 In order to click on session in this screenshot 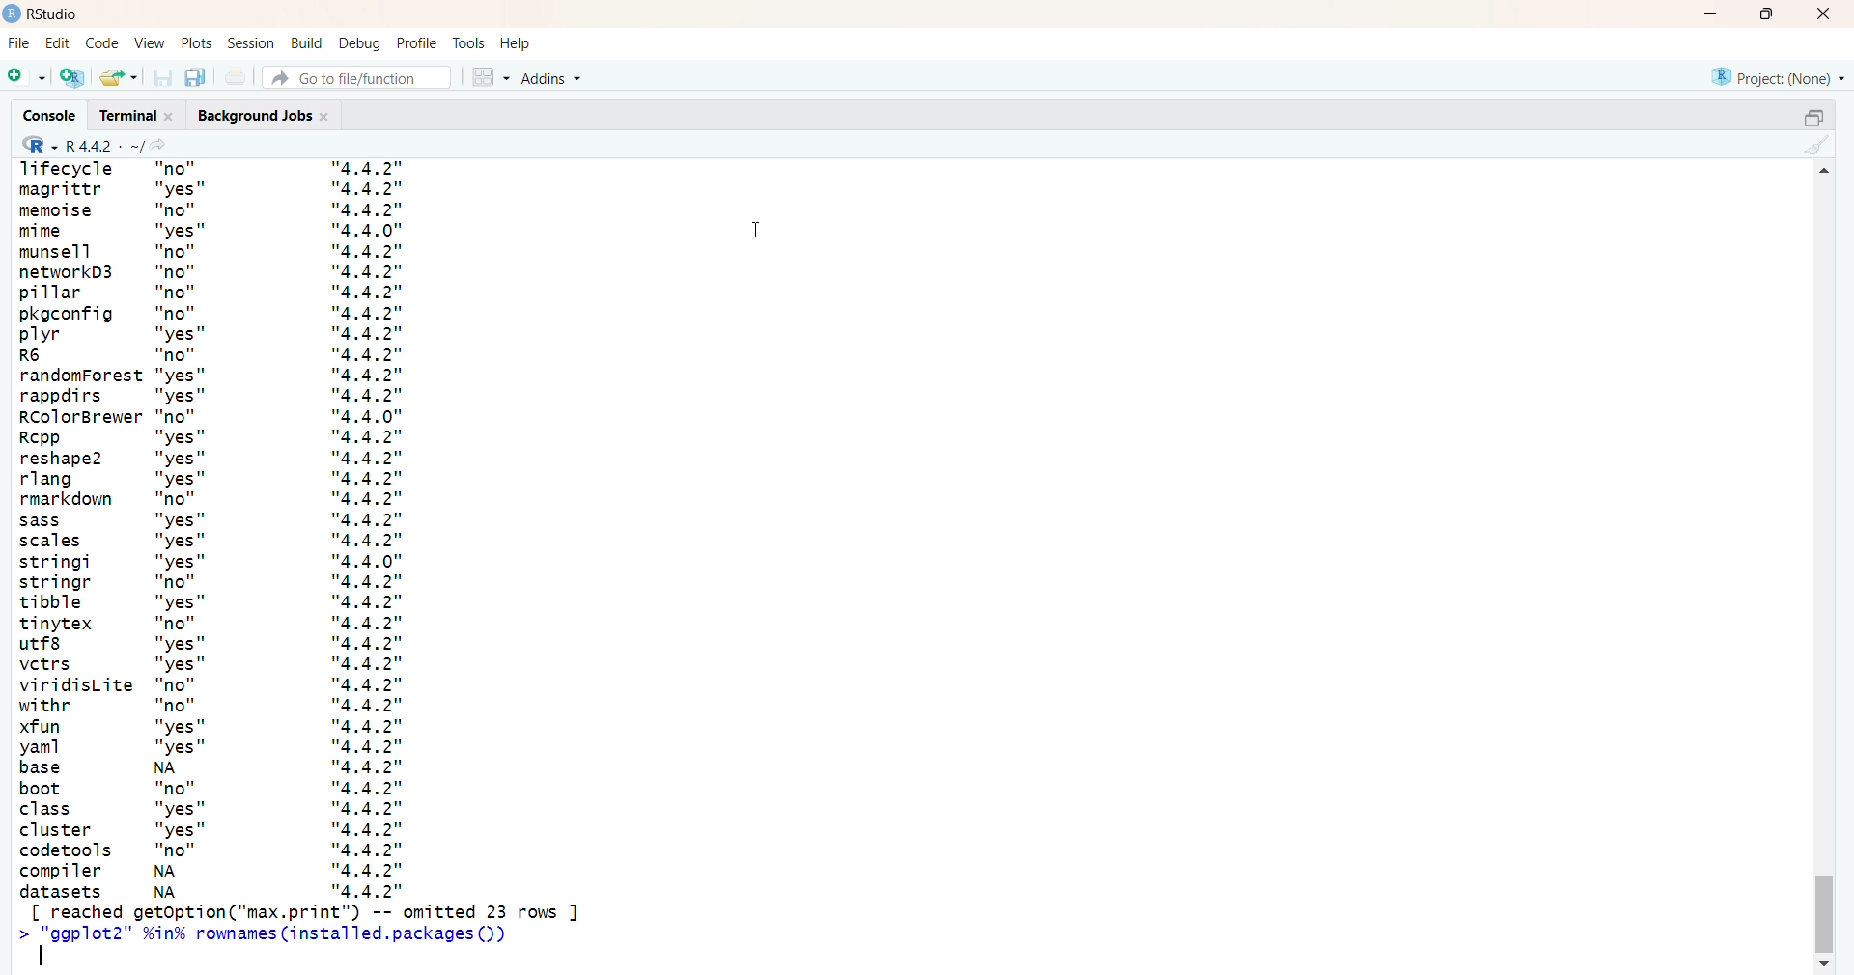, I will do `click(251, 43)`.